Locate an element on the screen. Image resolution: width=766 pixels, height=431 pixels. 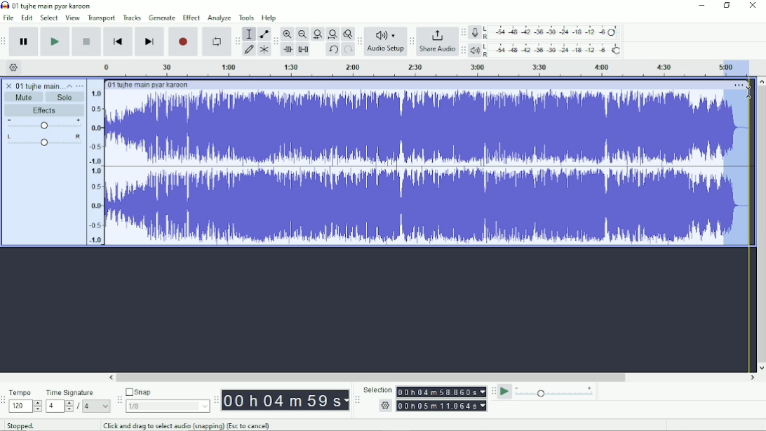
Play is located at coordinates (55, 41).